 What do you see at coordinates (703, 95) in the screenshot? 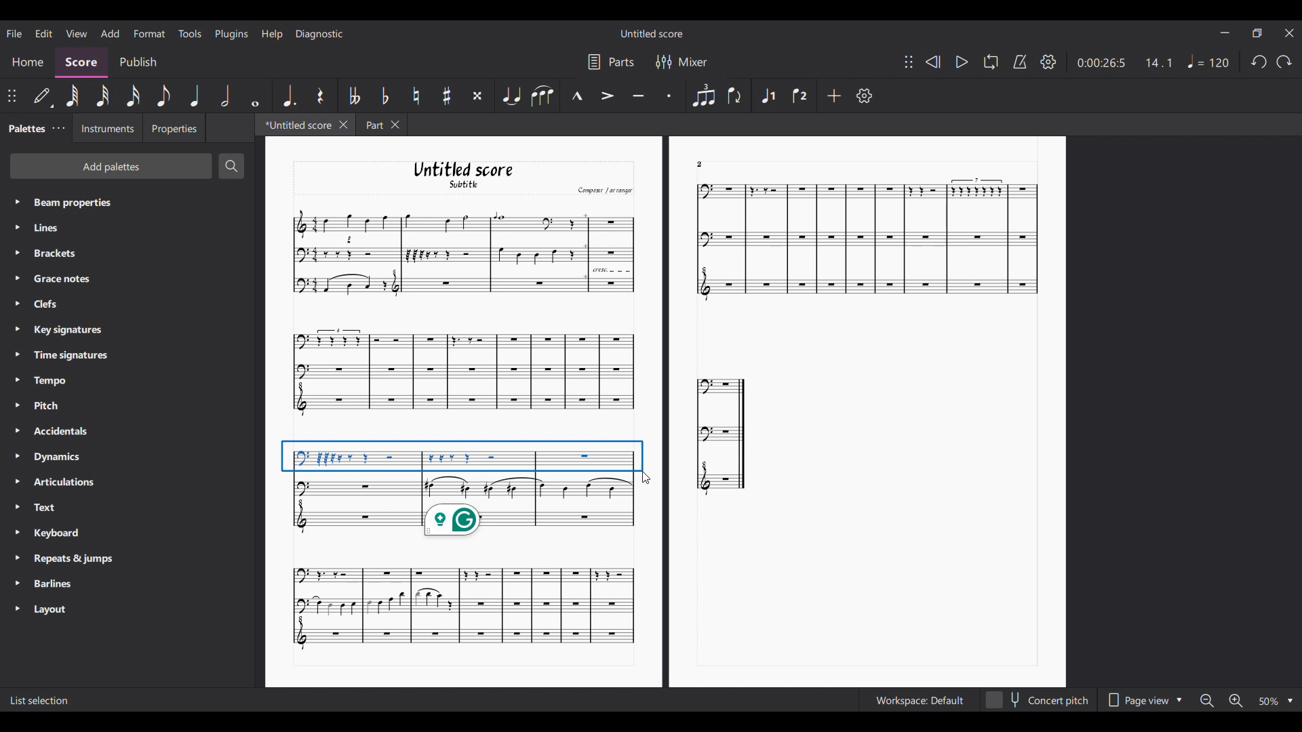
I see `Tuplet` at bounding box center [703, 95].